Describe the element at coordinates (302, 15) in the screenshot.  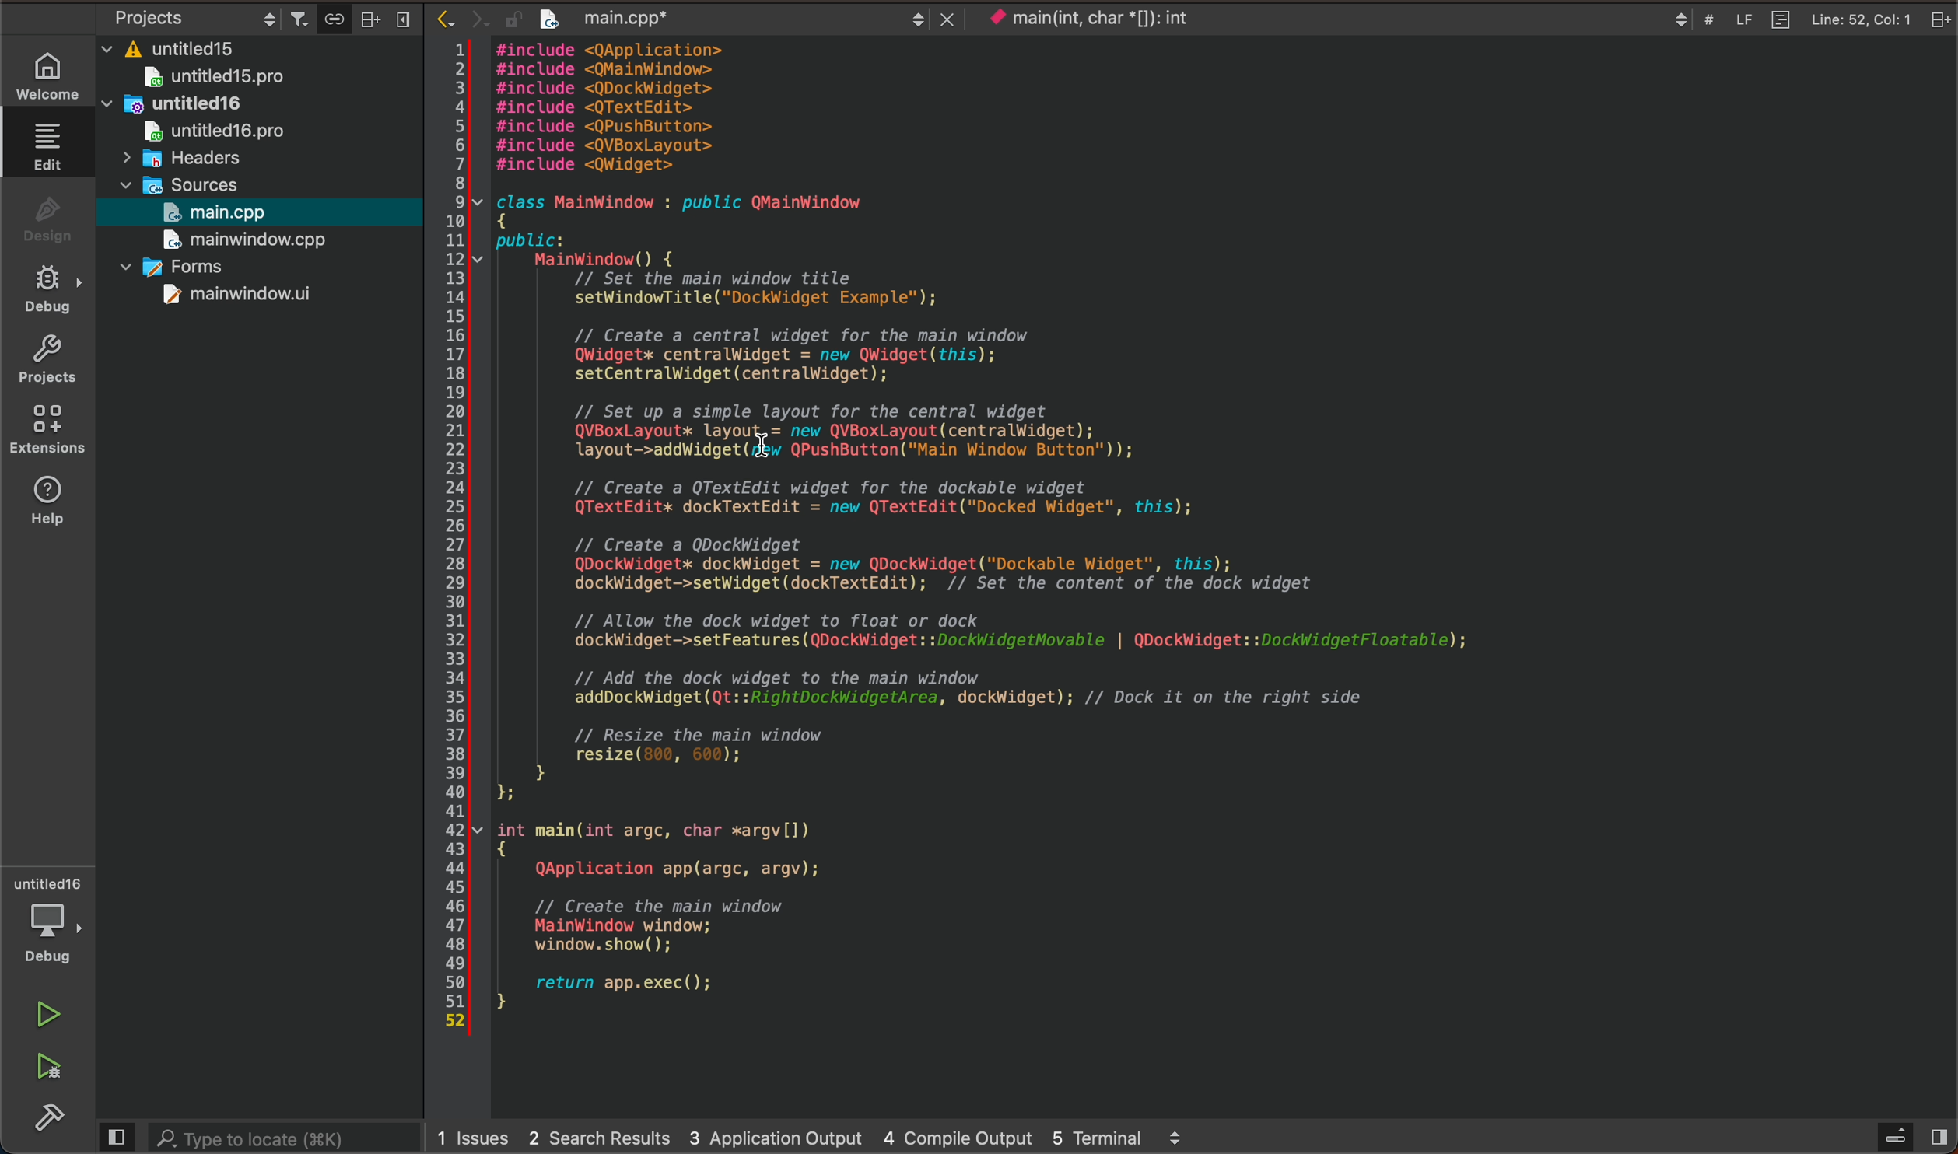
I see `filter` at that location.